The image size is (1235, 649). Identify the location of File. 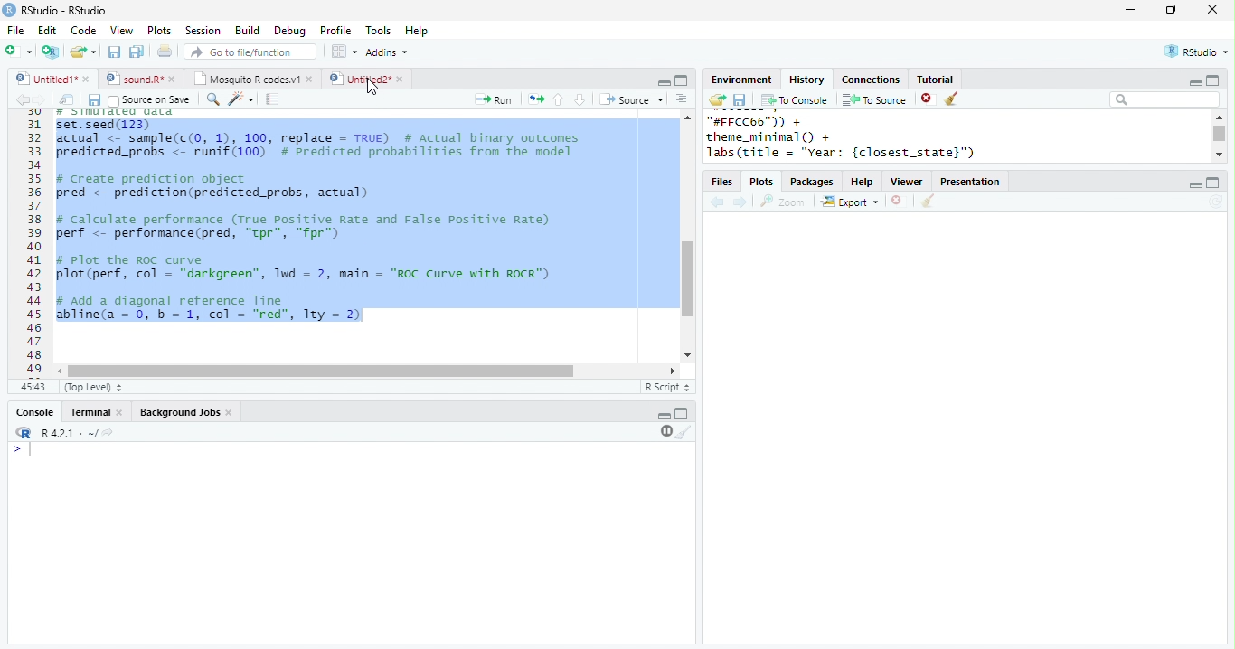
(15, 31).